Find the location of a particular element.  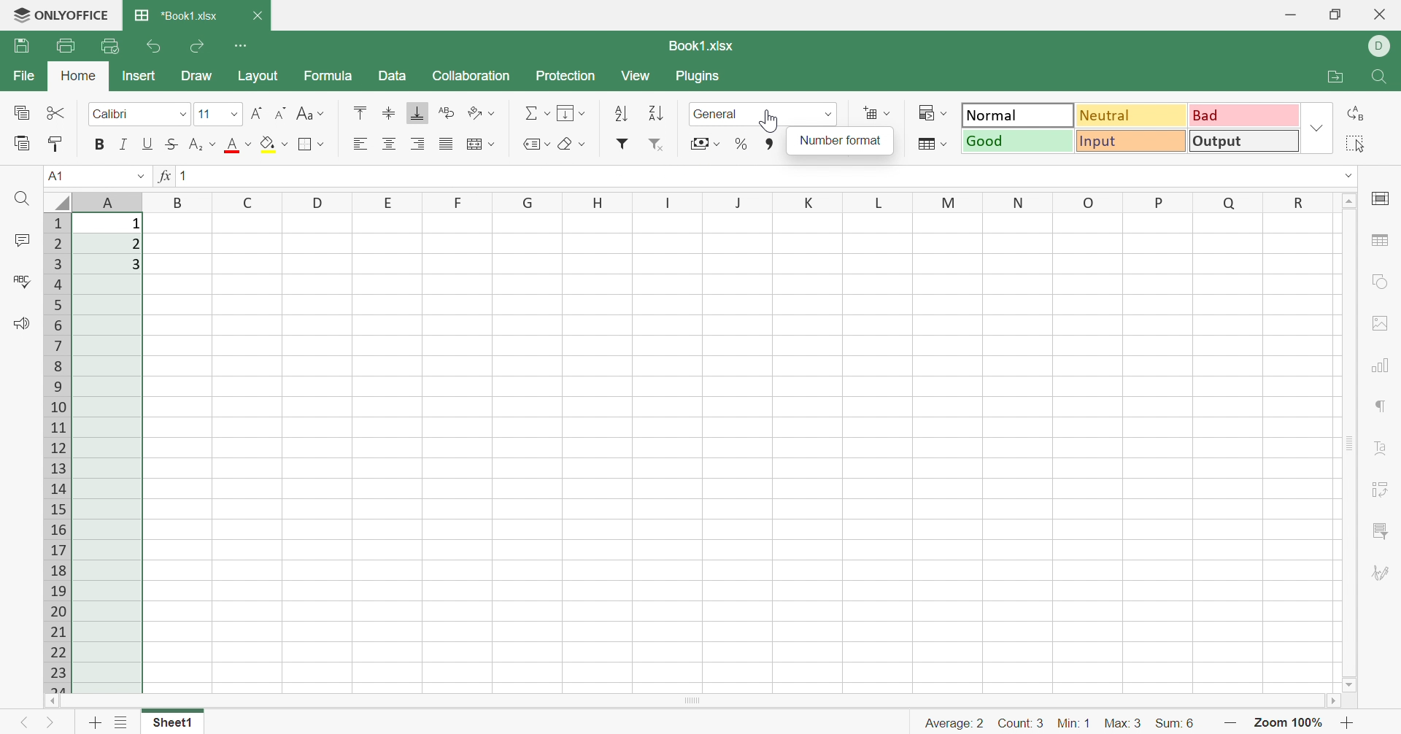

Min: 1 is located at coordinates (1073, 724).